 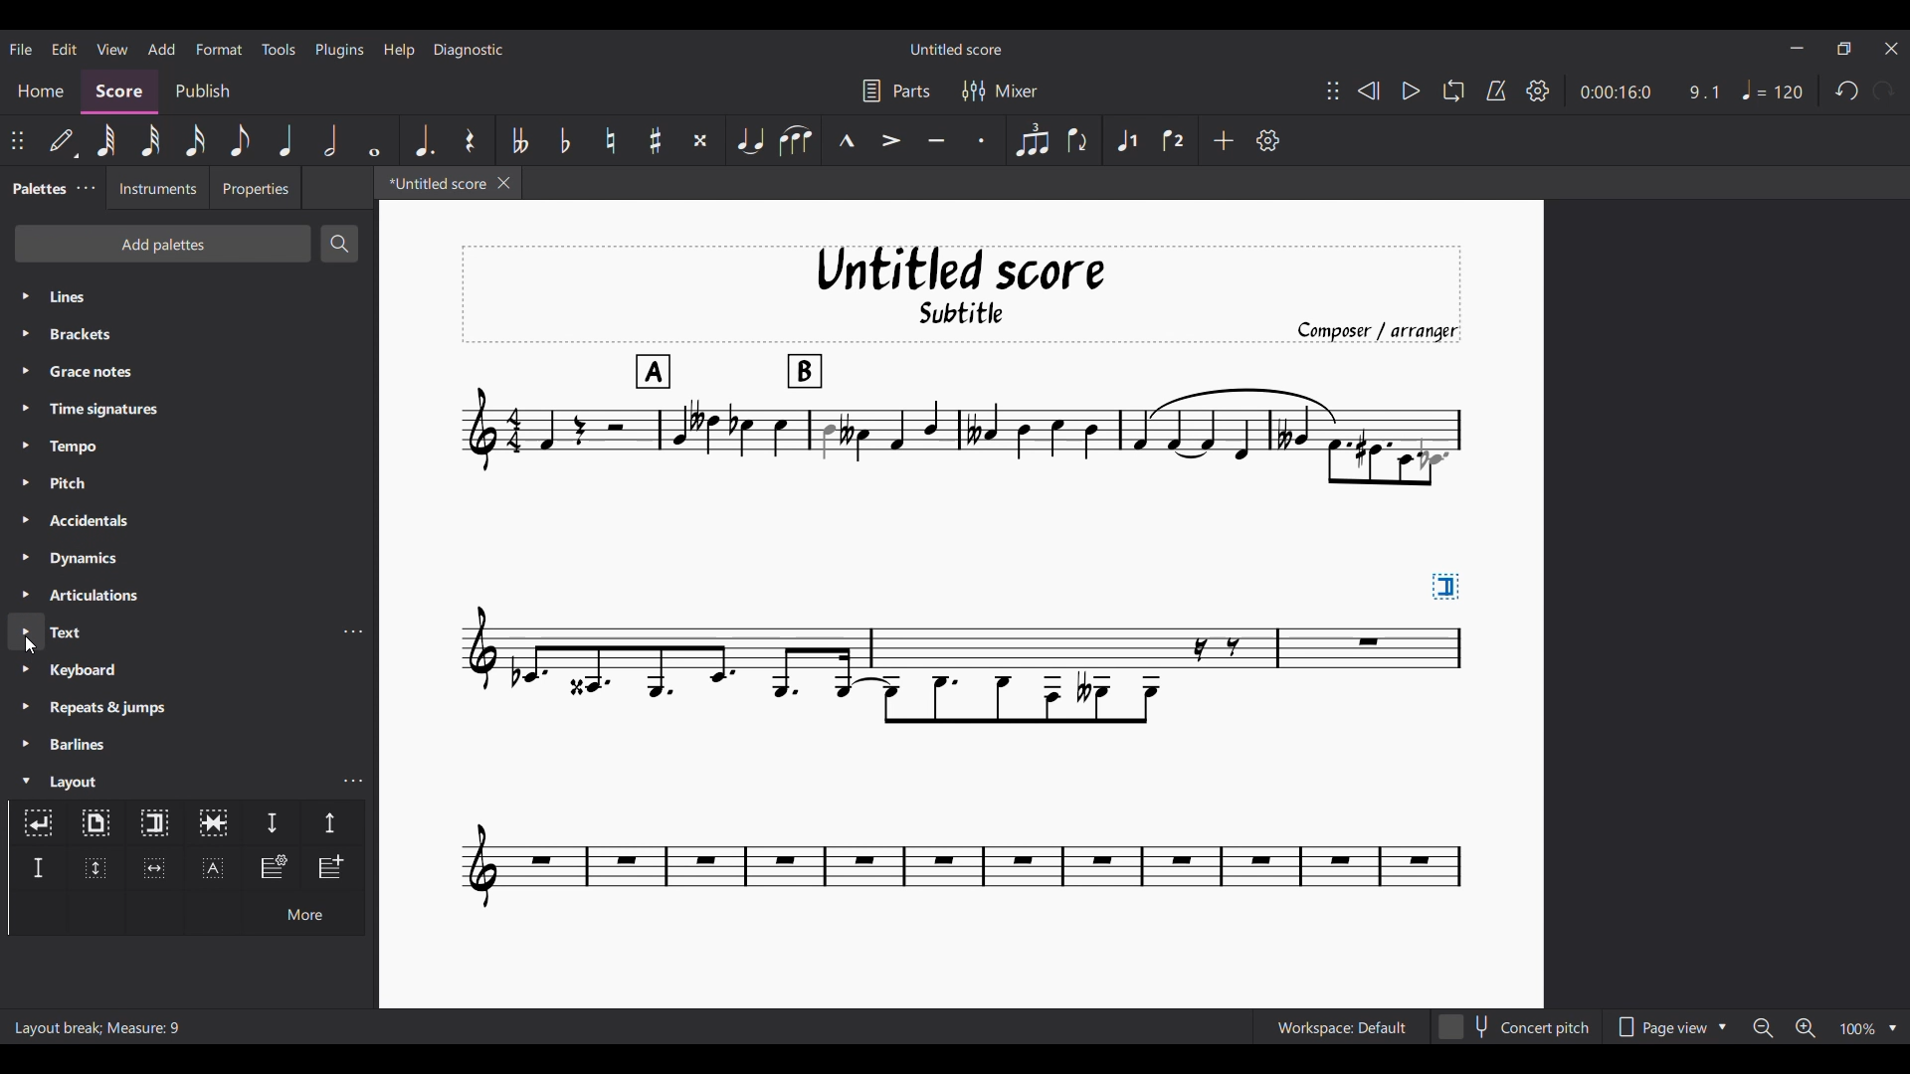 What do you see at coordinates (220, 49) in the screenshot?
I see `Format menu` at bounding box center [220, 49].